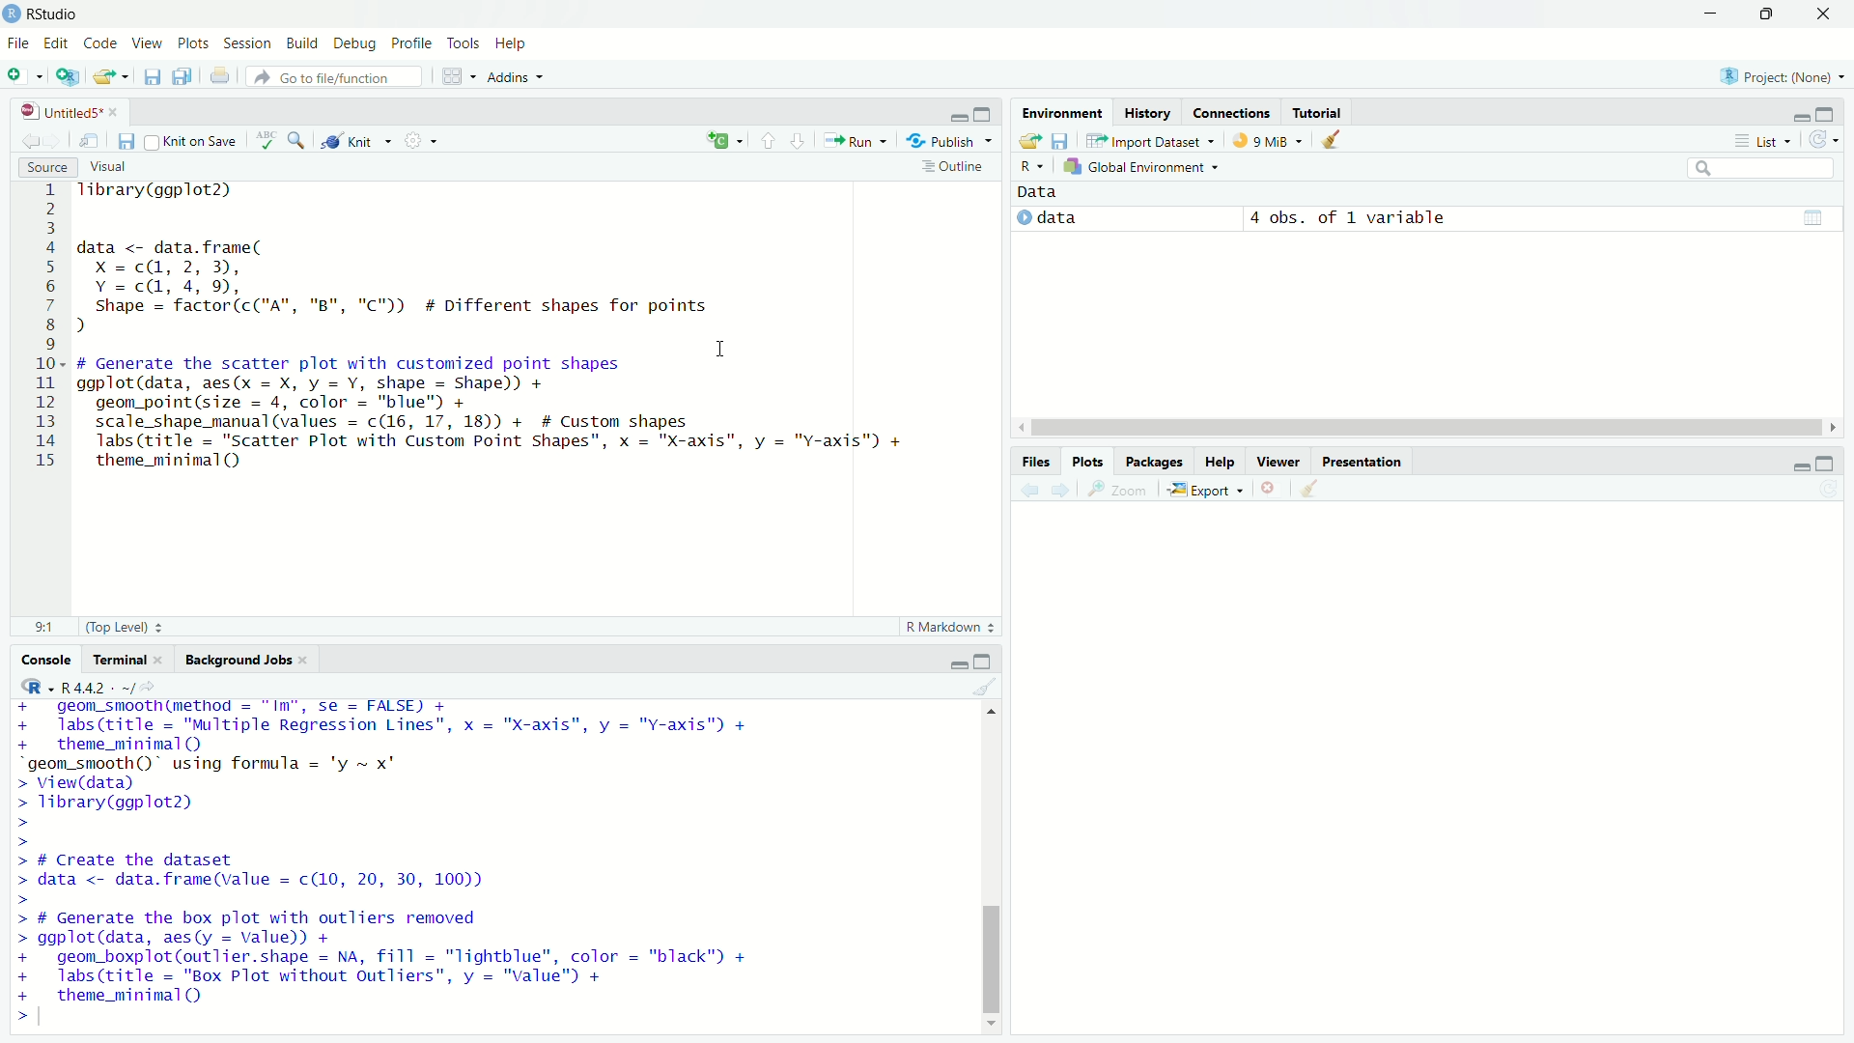  Describe the element at coordinates (1032, 168) in the screenshot. I see `R` at that location.